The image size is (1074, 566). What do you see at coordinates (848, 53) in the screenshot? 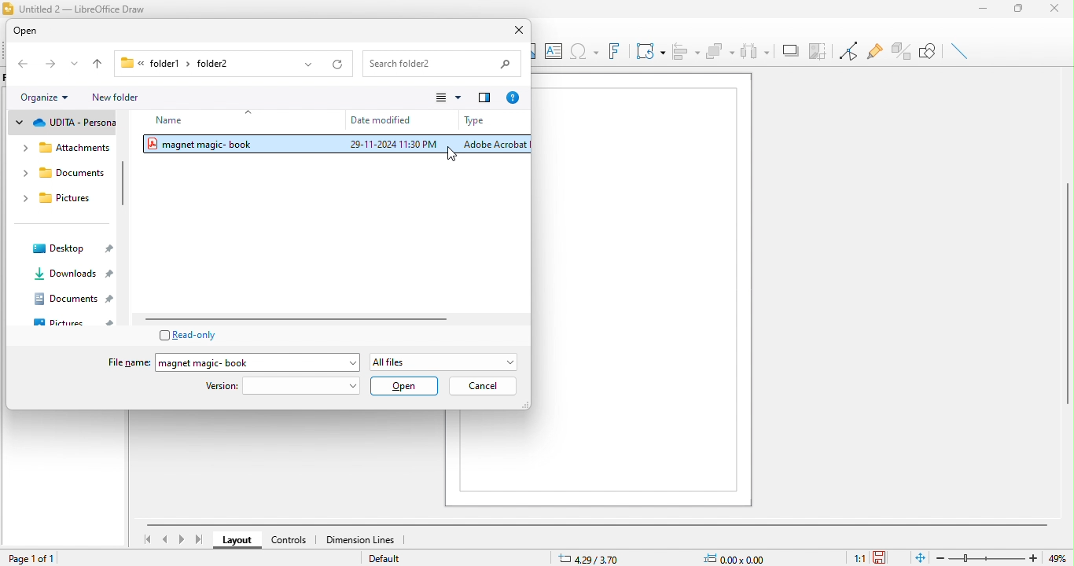
I see `toggle point edit mode` at bounding box center [848, 53].